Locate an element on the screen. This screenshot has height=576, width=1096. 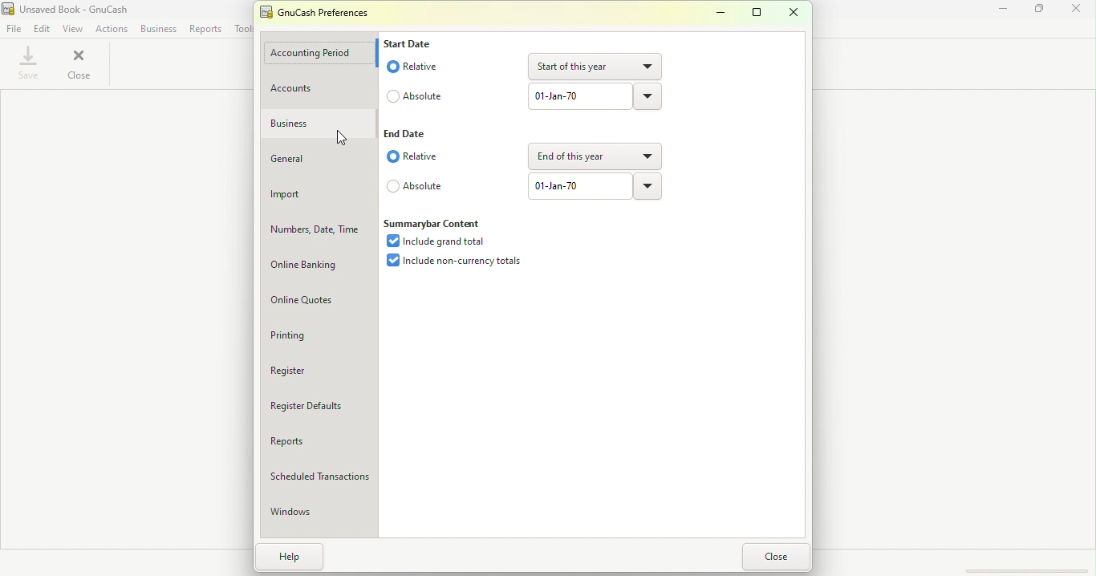
Text box is located at coordinates (581, 96).